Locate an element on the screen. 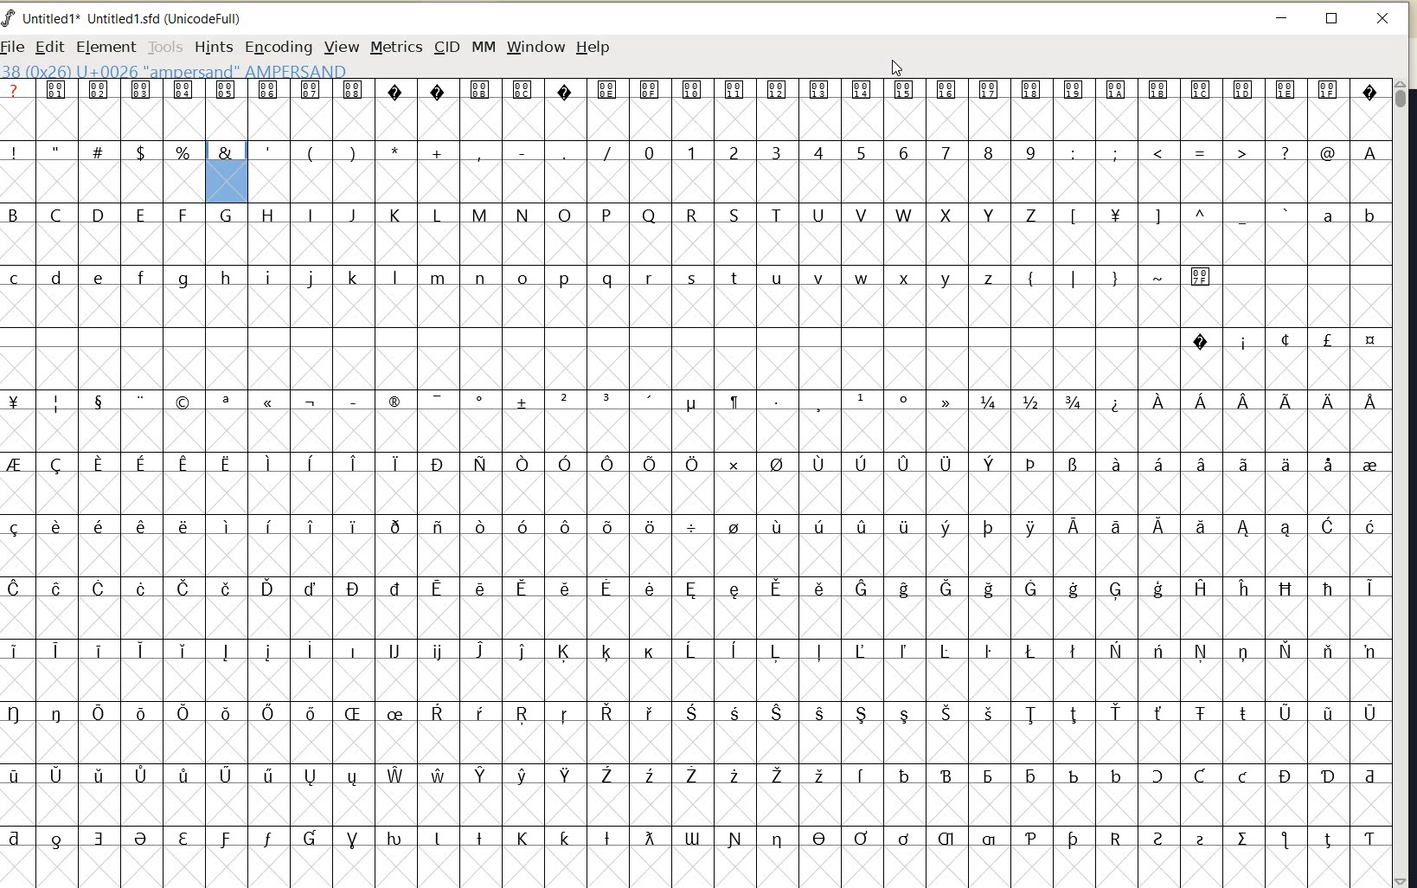 Image resolution: width=1417 pixels, height=888 pixels. RESTORE is located at coordinates (1331, 19).